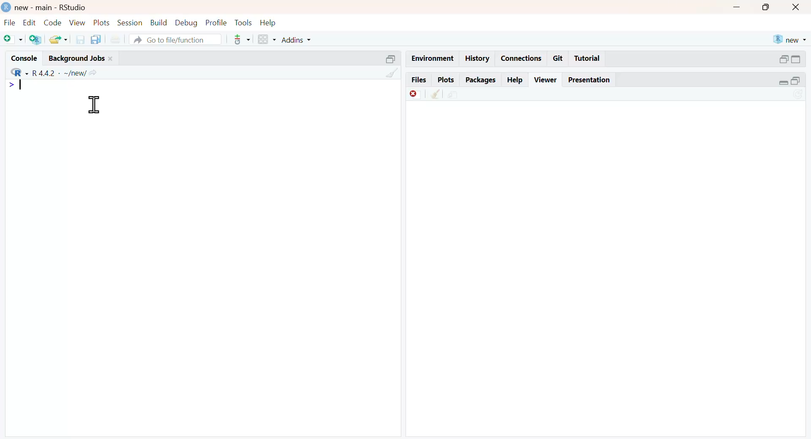 This screenshot has width=811, height=439. I want to click on git, so click(559, 59).